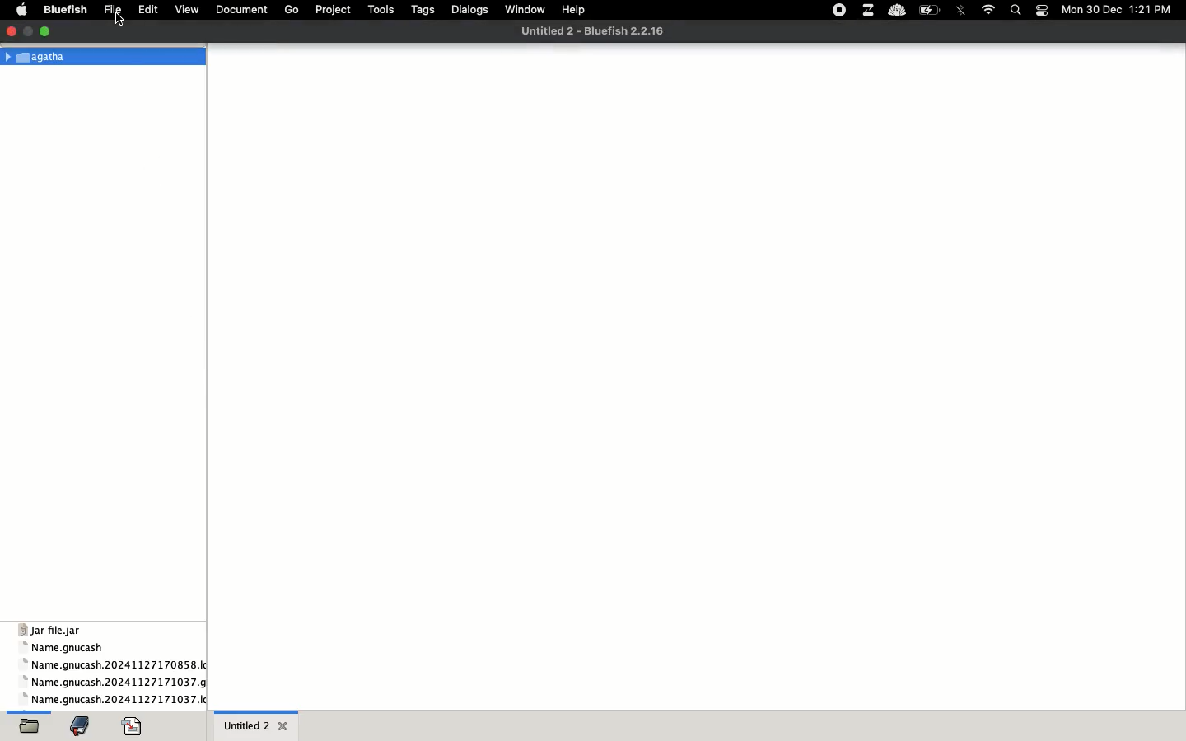 This screenshot has height=741, width=1186. Describe the element at coordinates (114, 682) in the screenshot. I see `name gnucash` at that location.